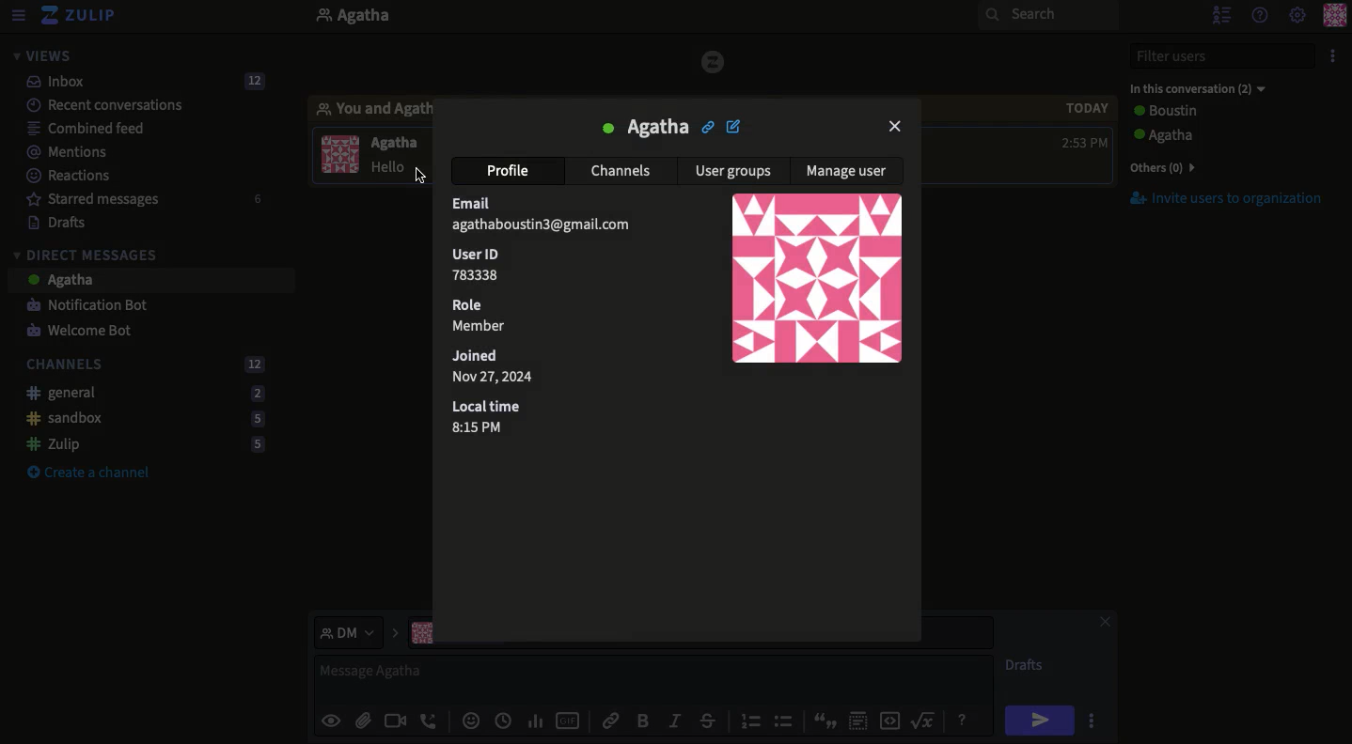  Describe the element at coordinates (673, 720) in the screenshot. I see `Italics` at that location.